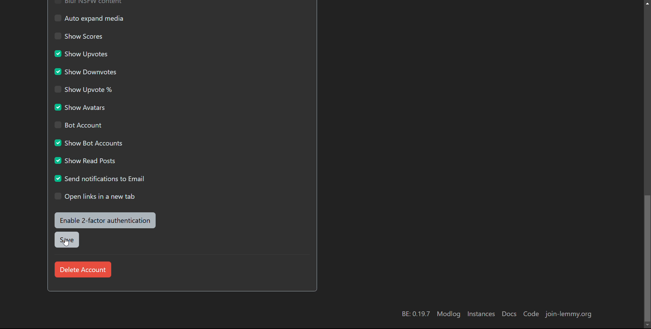  What do you see at coordinates (105, 220) in the screenshot?
I see `enable 2-factor authentication` at bounding box center [105, 220].